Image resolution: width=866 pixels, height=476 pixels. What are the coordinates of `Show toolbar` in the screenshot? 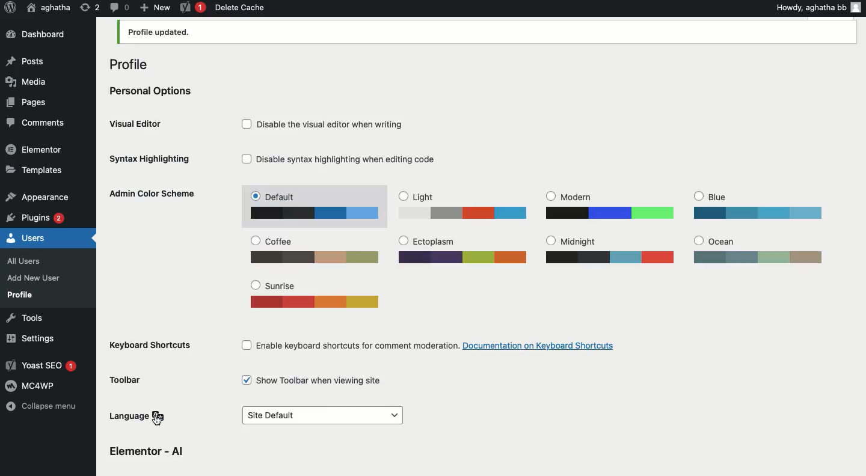 It's located at (314, 379).